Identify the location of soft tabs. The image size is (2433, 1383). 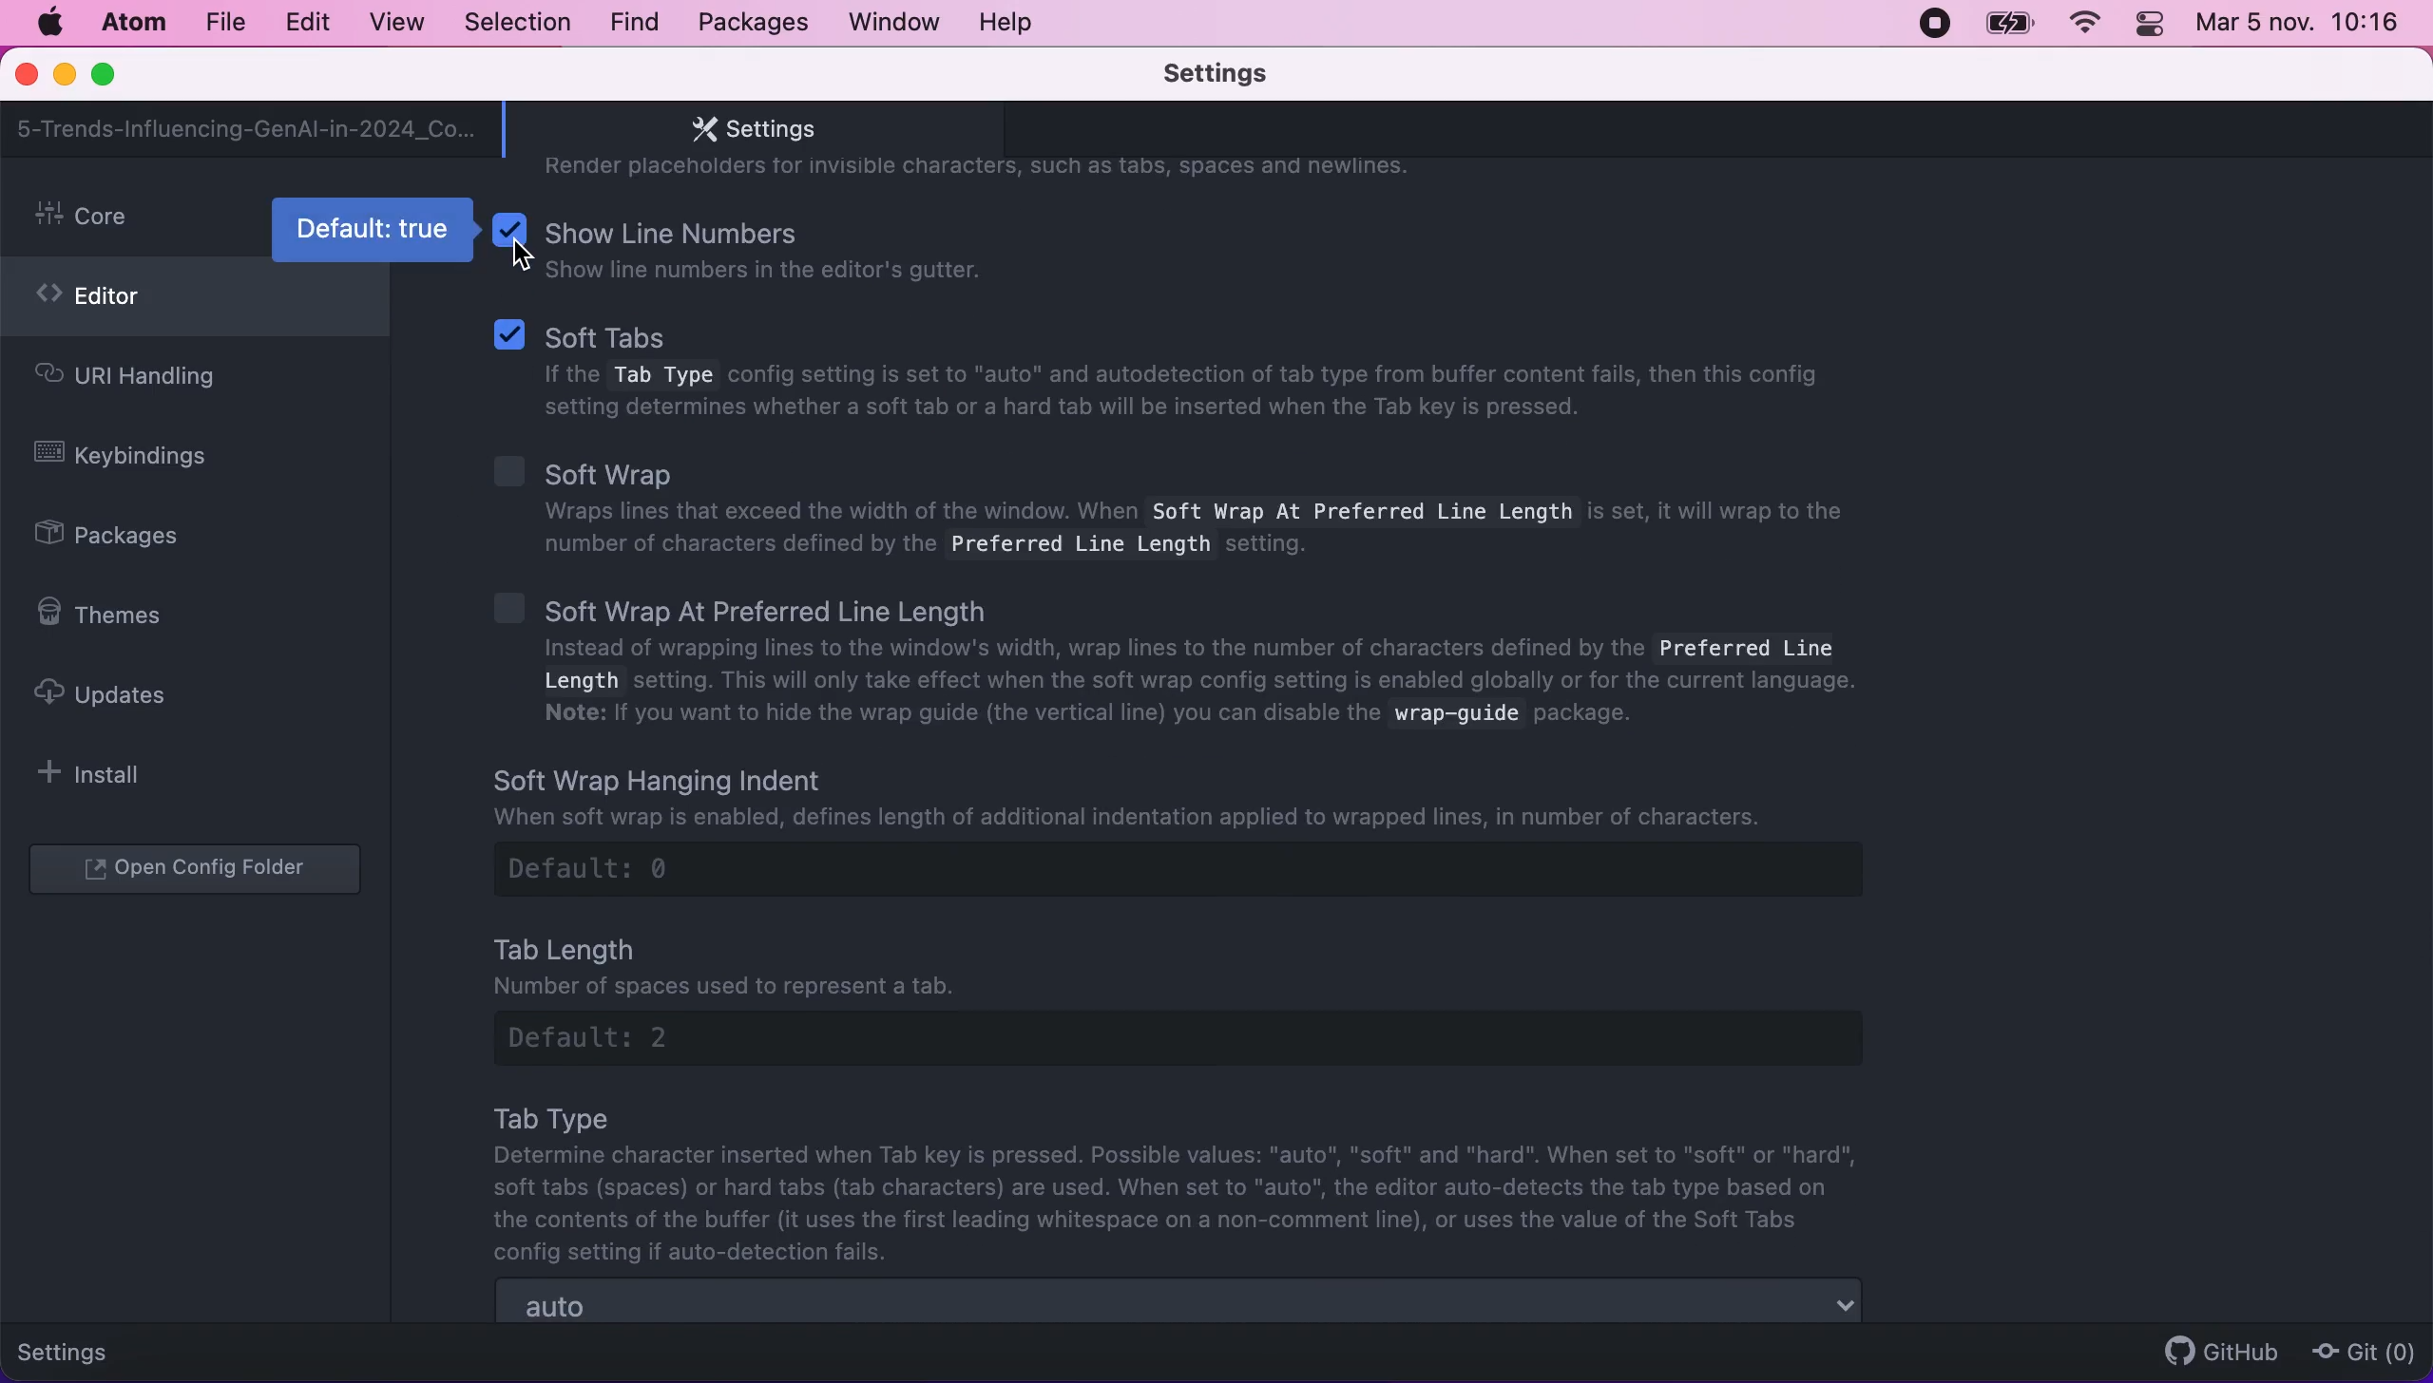
(1168, 374).